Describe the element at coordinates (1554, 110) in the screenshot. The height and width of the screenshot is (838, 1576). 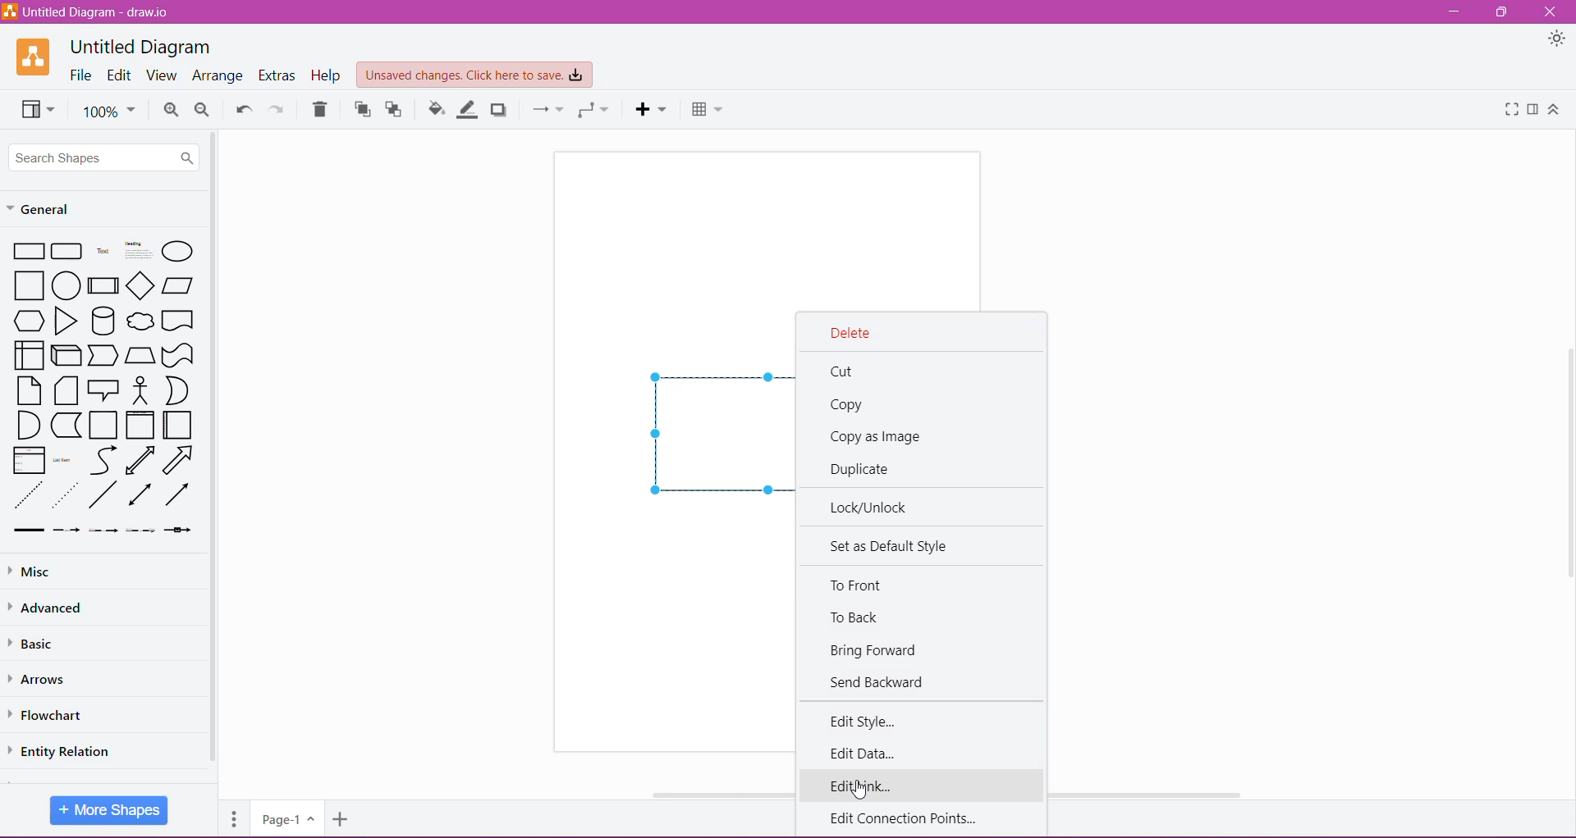
I see `Expand/Collapse` at that location.